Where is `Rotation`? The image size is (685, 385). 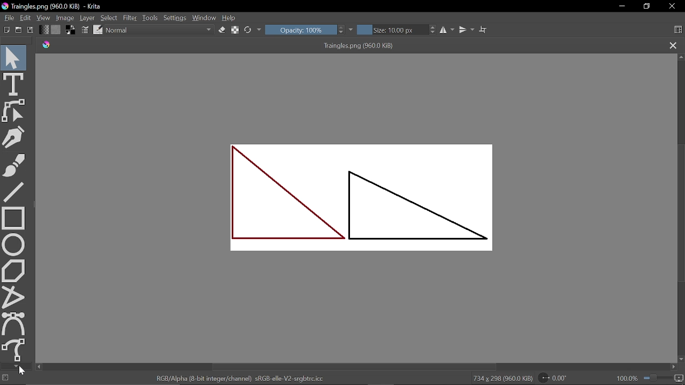
Rotation is located at coordinates (556, 378).